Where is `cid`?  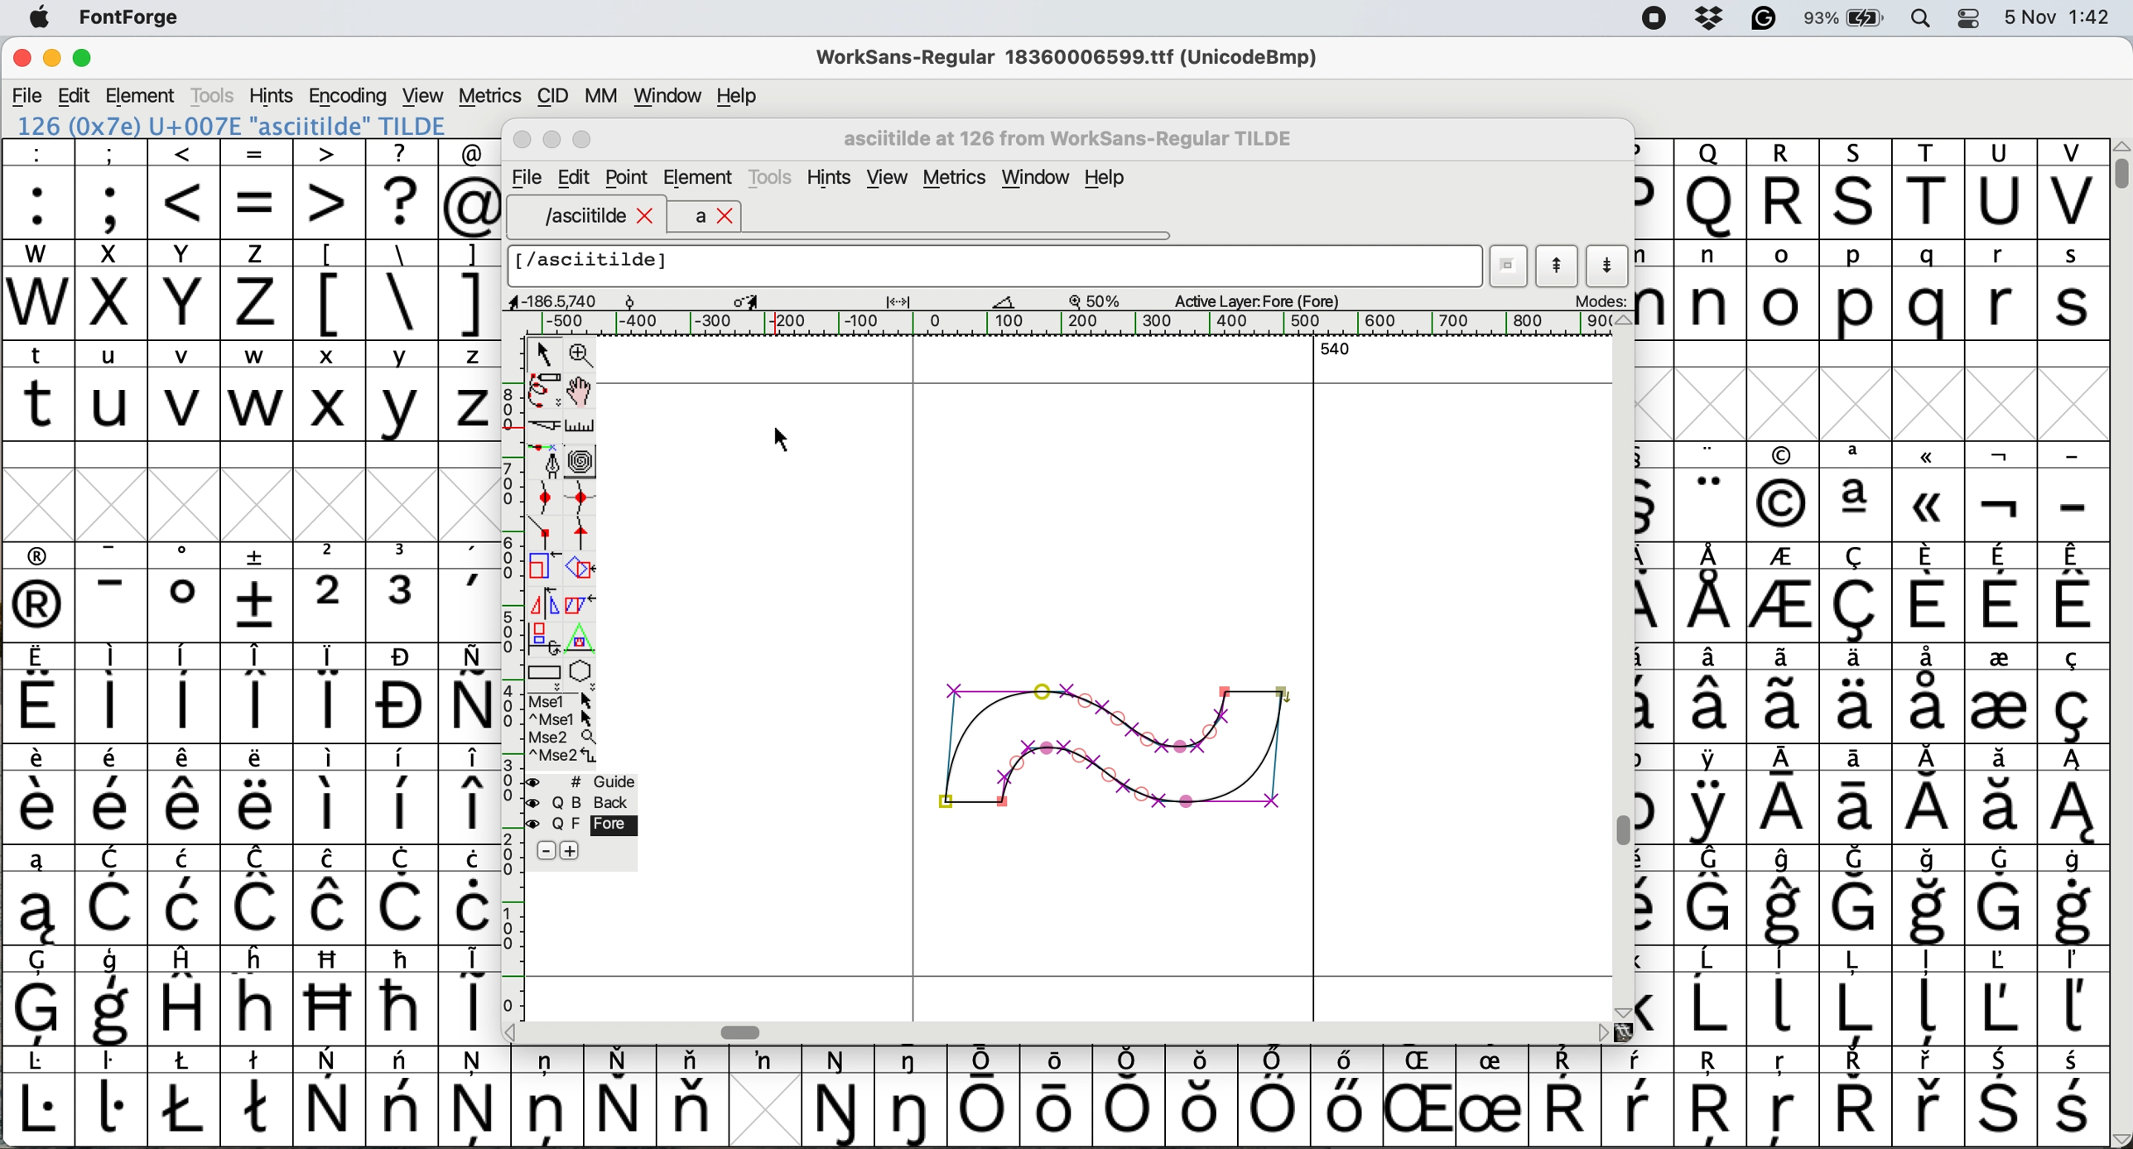 cid is located at coordinates (551, 97).